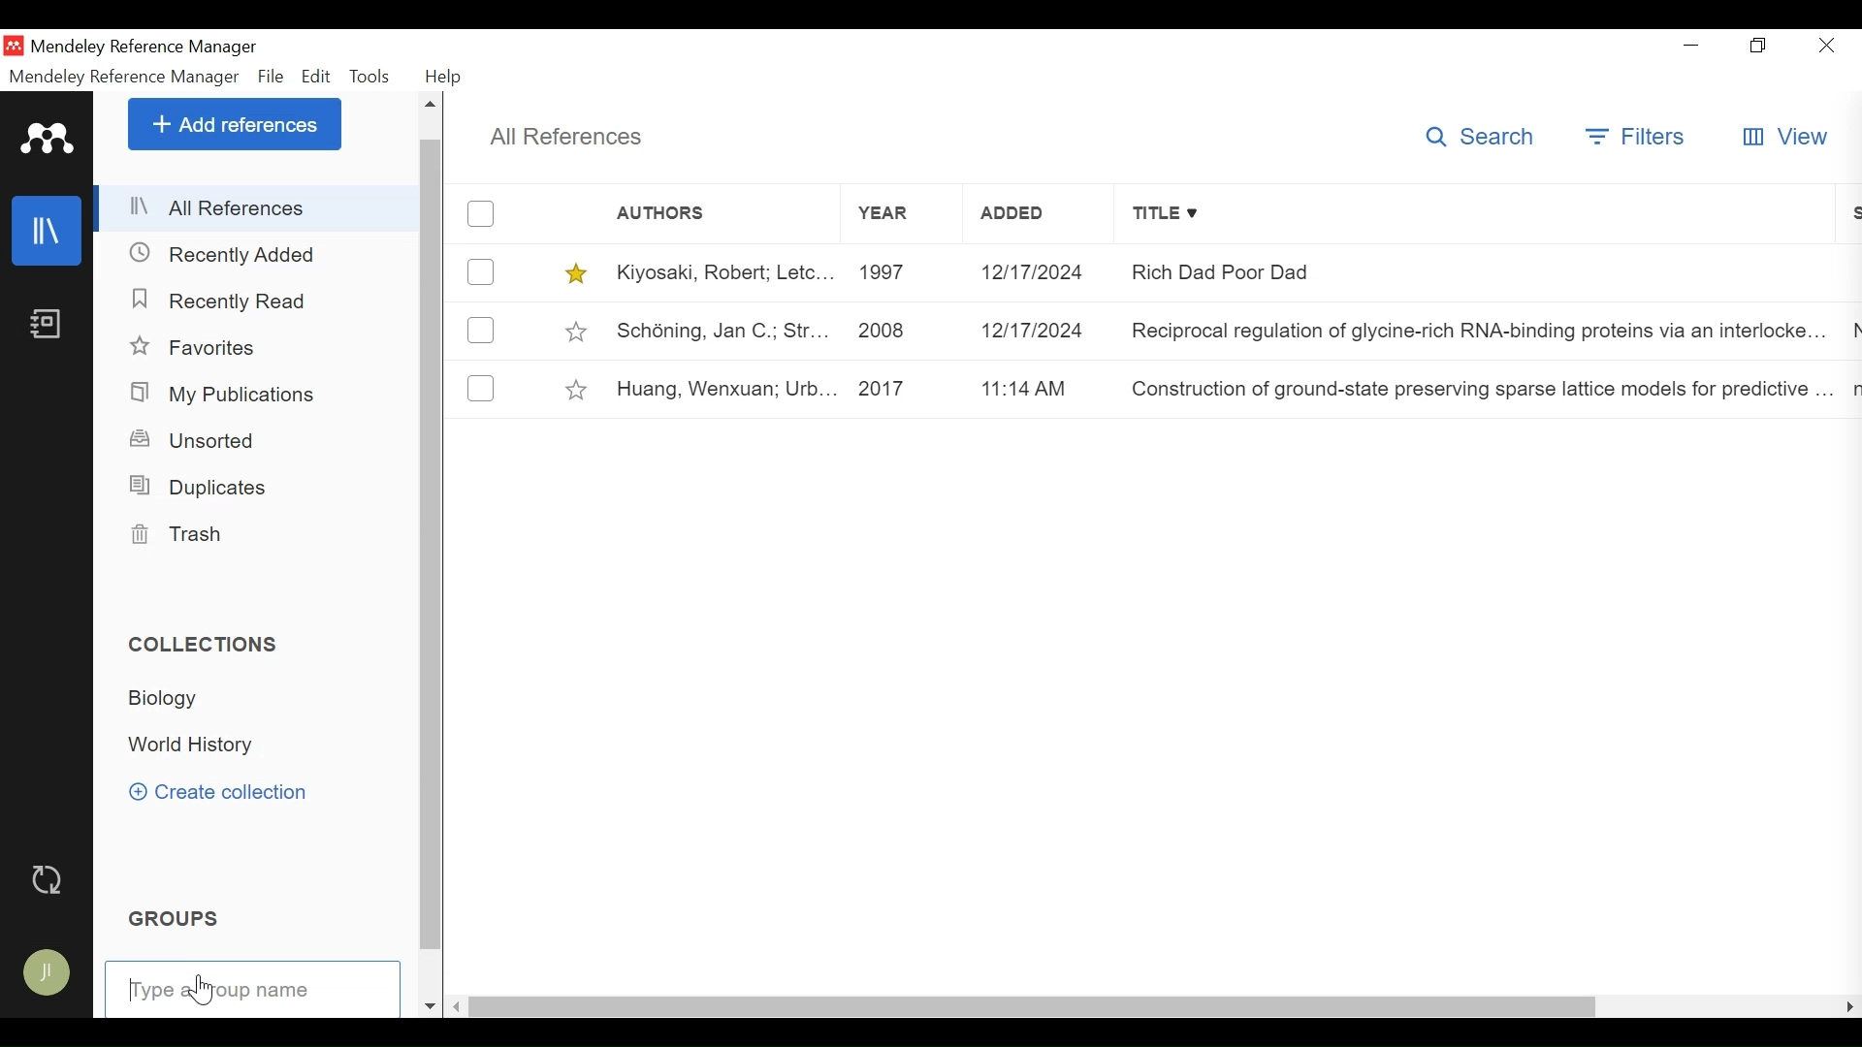  I want to click on Cursor, so click(205, 993).